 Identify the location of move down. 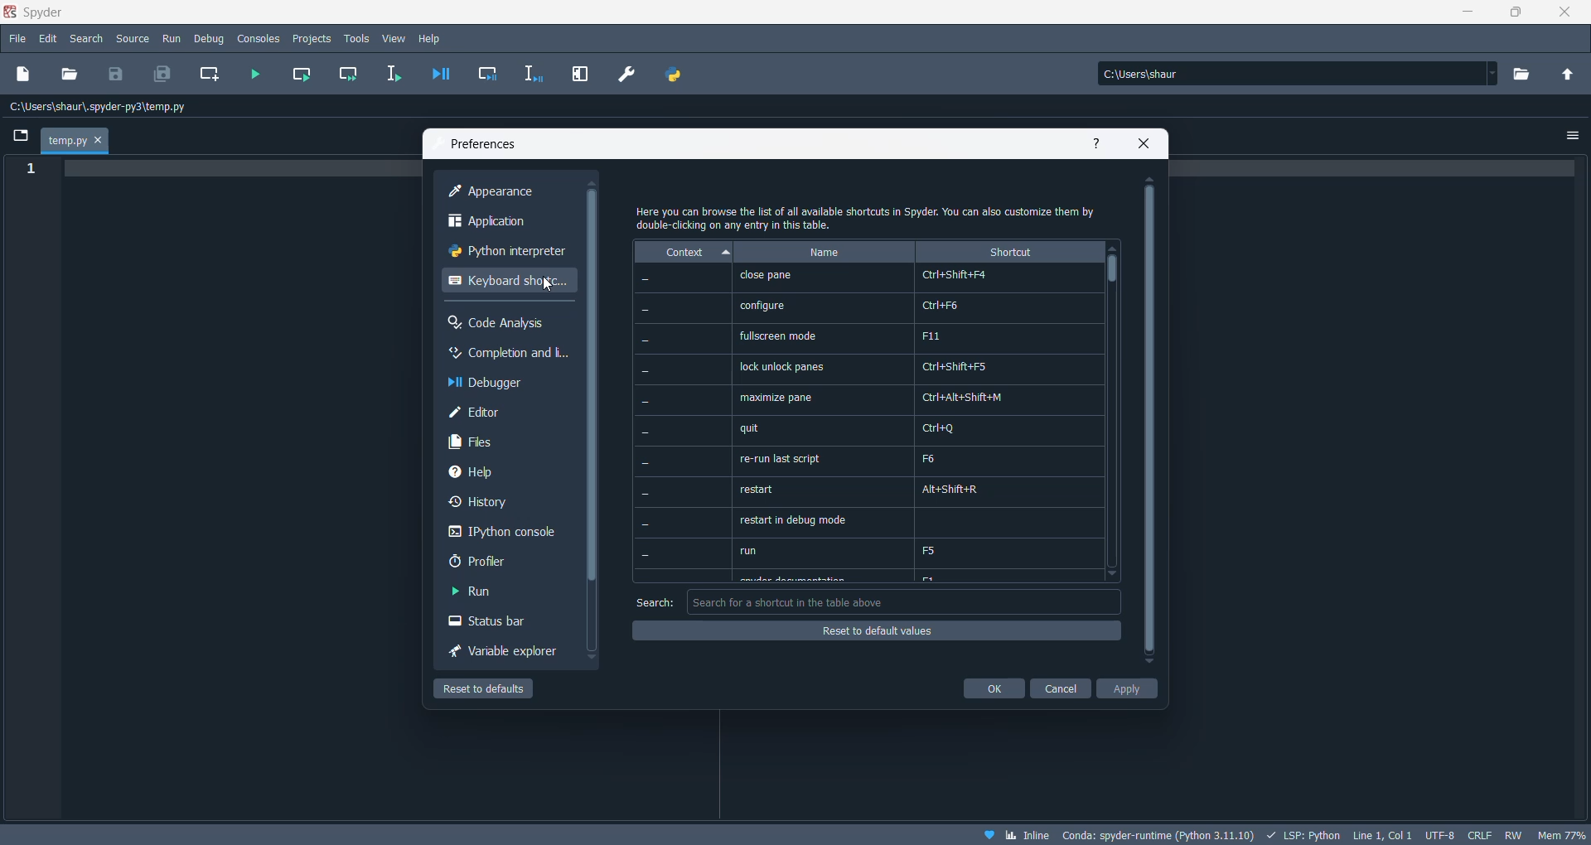
(589, 659).